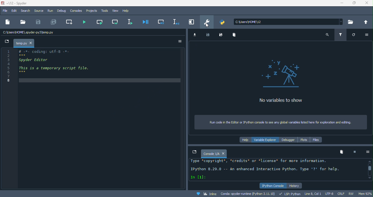 The height and width of the screenshot is (197, 373). I want to click on run selection, so click(128, 22).